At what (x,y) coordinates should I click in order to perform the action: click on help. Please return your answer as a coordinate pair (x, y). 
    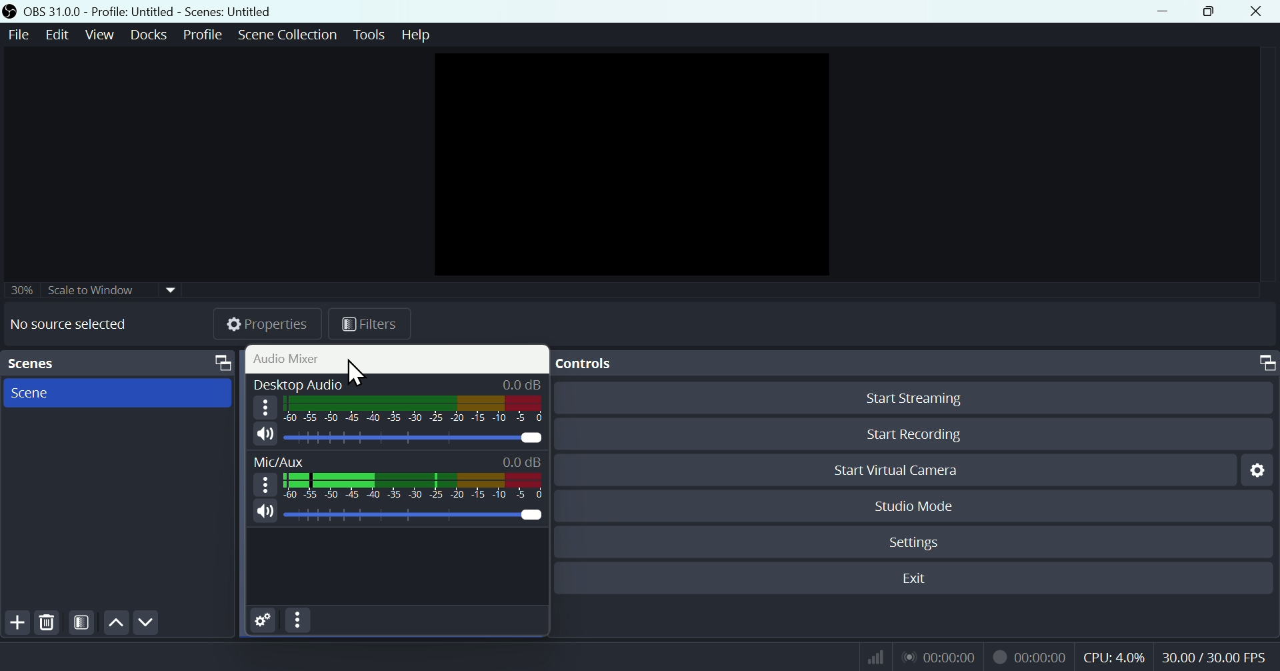
    Looking at the image, I should click on (417, 34).